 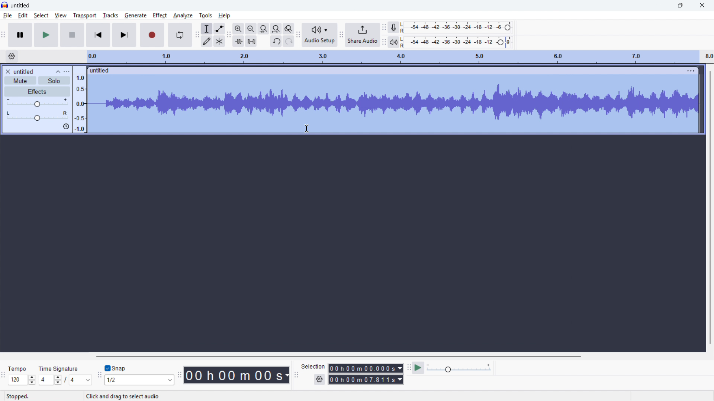 What do you see at coordinates (319, 35) in the screenshot?
I see `Audio setup ` at bounding box center [319, 35].